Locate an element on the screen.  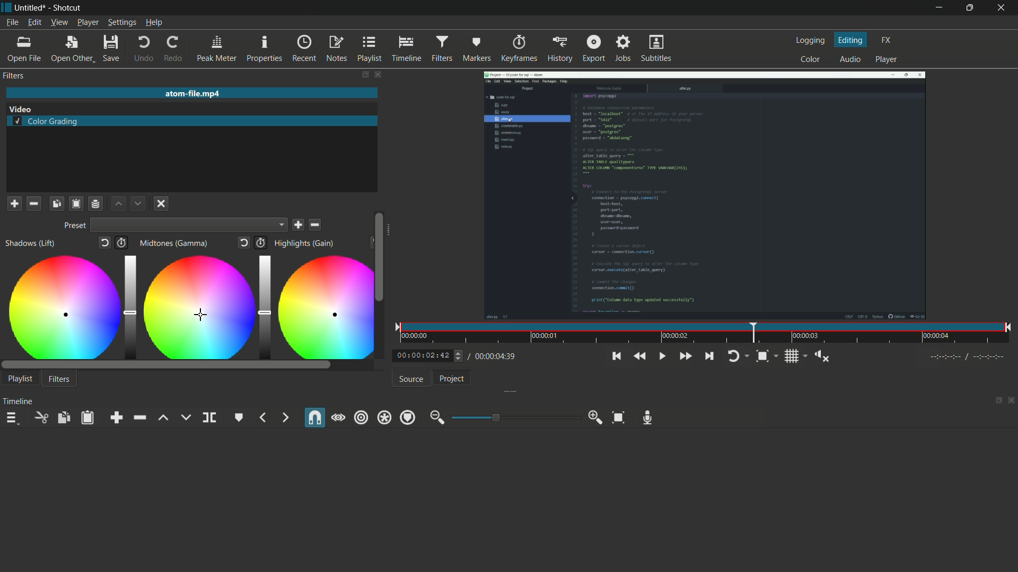
source is located at coordinates (411, 379).